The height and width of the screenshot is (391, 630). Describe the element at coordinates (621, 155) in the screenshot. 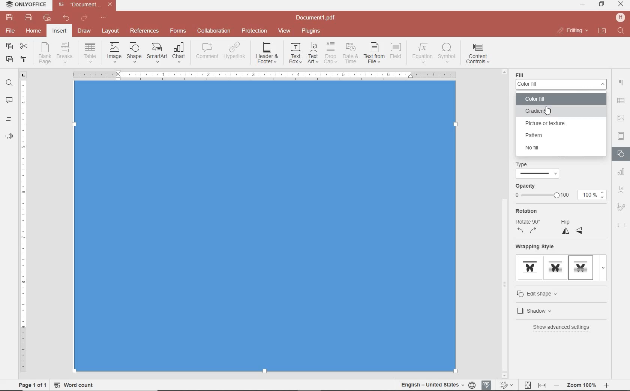

I see `SHAPES` at that location.